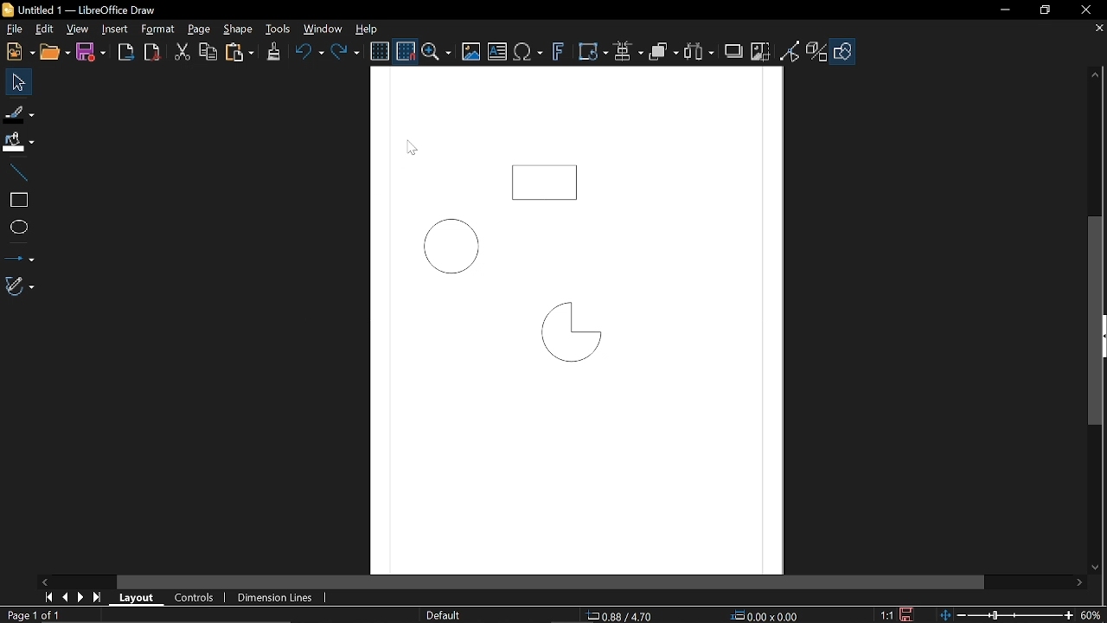 This screenshot has width=1107, height=623. What do you see at coordinates (33, 615) in the screenshot?
I see `Page 1 of 1` at bounding box center [33, 615].